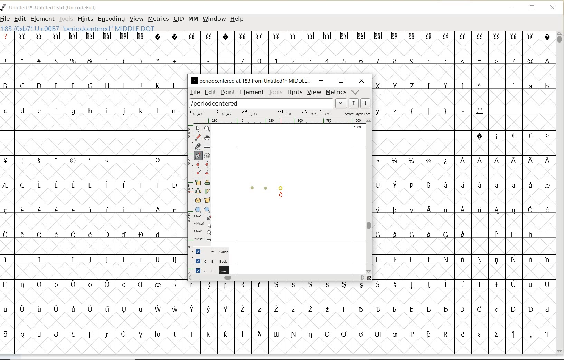 The image size is (564, 360). What do you see at coordinates (198, 200) in the screenshot?
I see `rotate the selection in 3D and project back to plane` at bounding box center [198, 200].